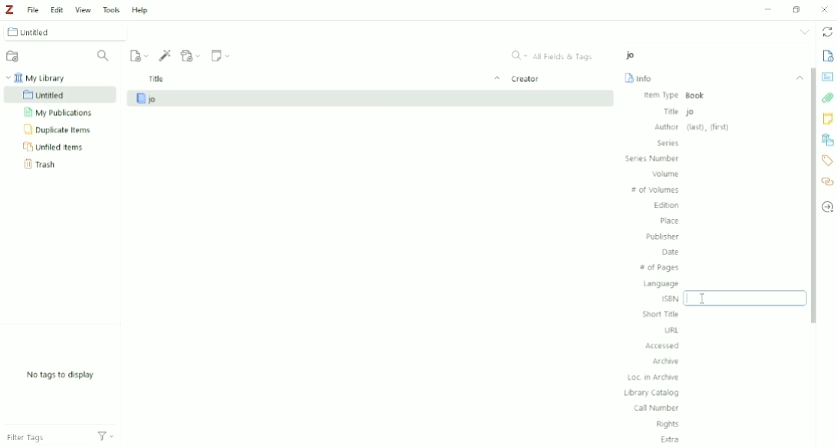 This screenshot has width=837, height=447. I want to click on Related, so click(828, 183).